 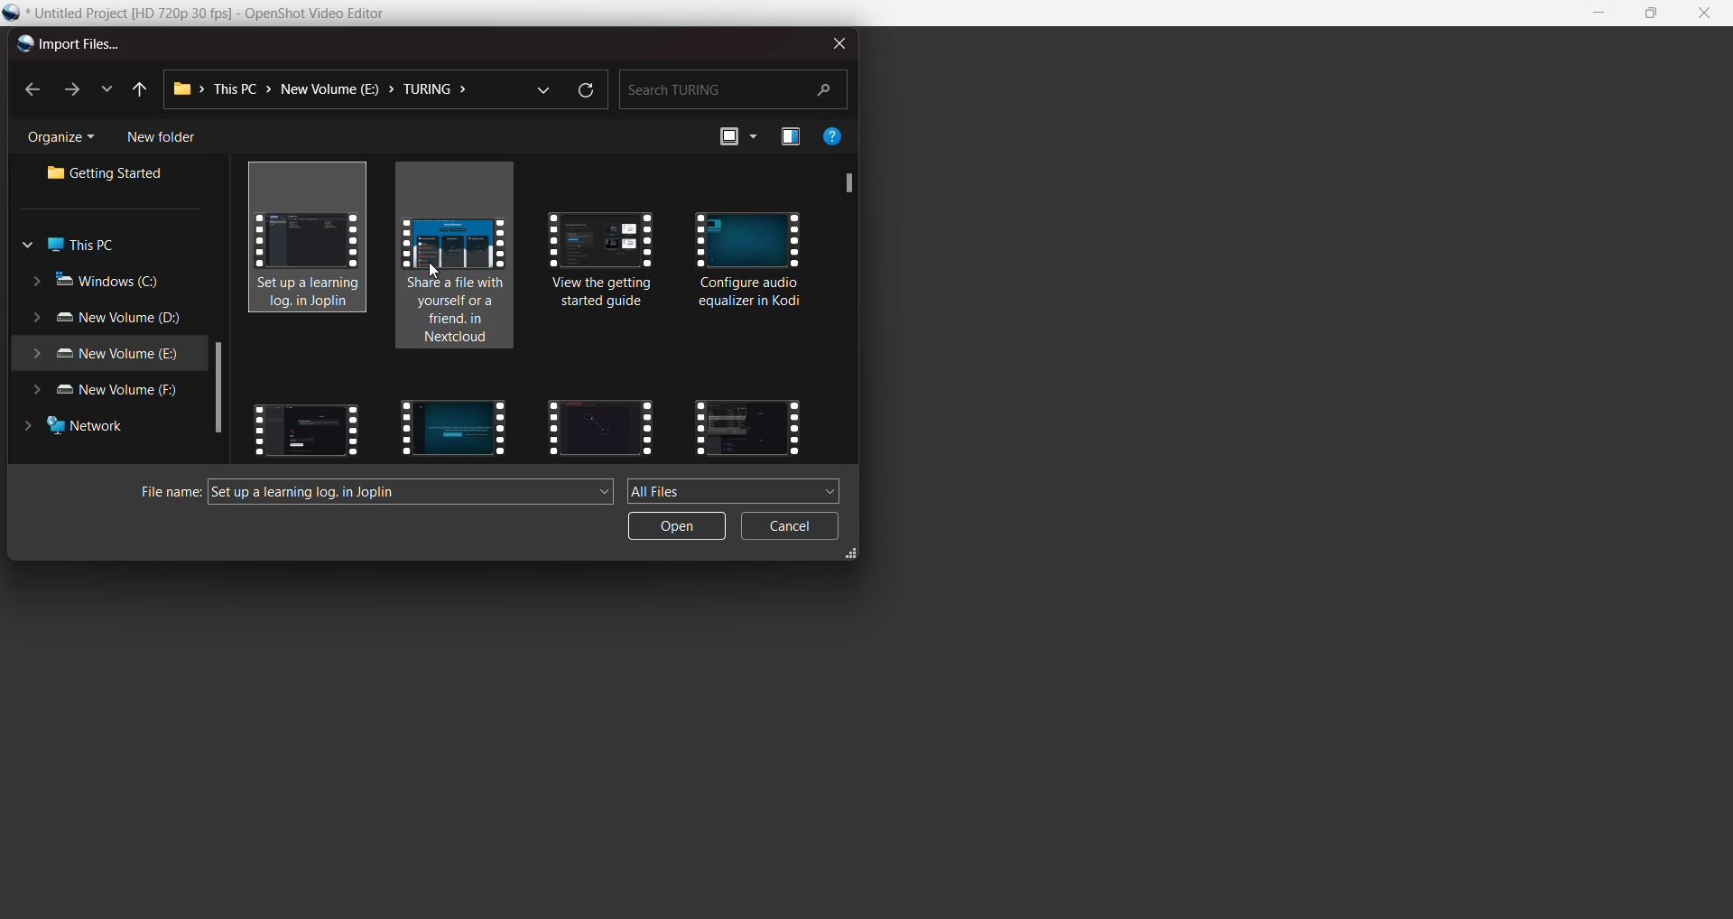 I want to click on this pc, so click(x=75, y=246).